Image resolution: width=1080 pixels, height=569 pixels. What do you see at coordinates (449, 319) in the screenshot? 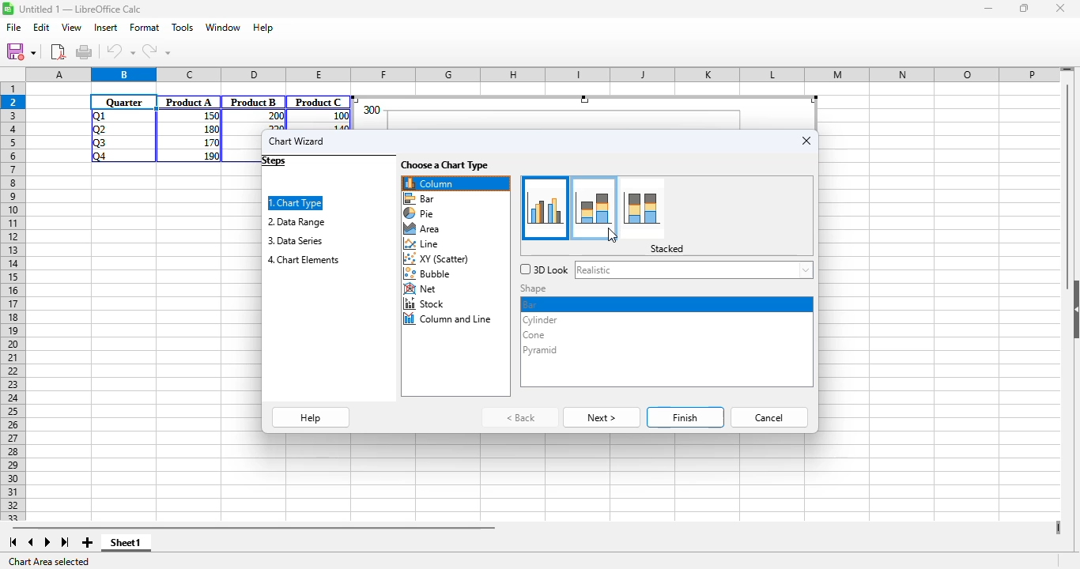
I see `column and line` at bounding box center [449, 319].